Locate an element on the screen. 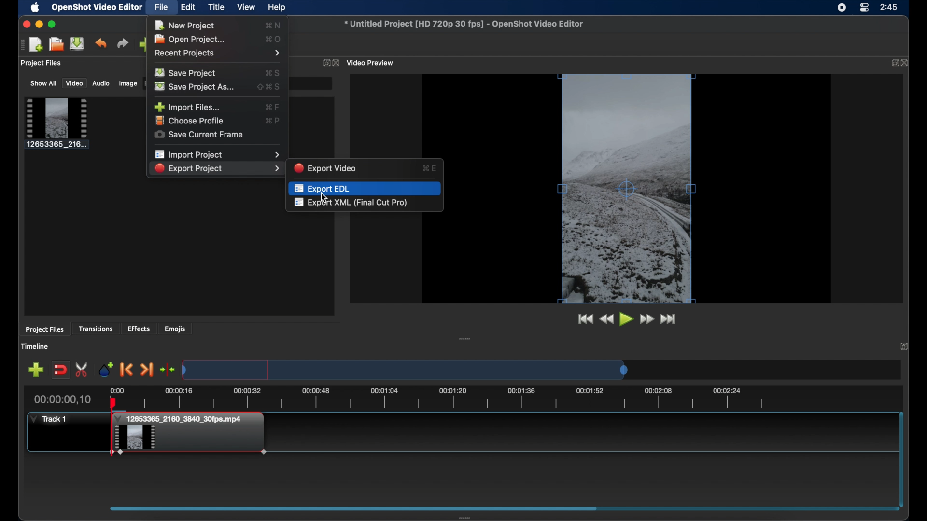 Image resolution: width=927 pixels, height=521 pixels. enable razor is located at coordinates (83, 369).